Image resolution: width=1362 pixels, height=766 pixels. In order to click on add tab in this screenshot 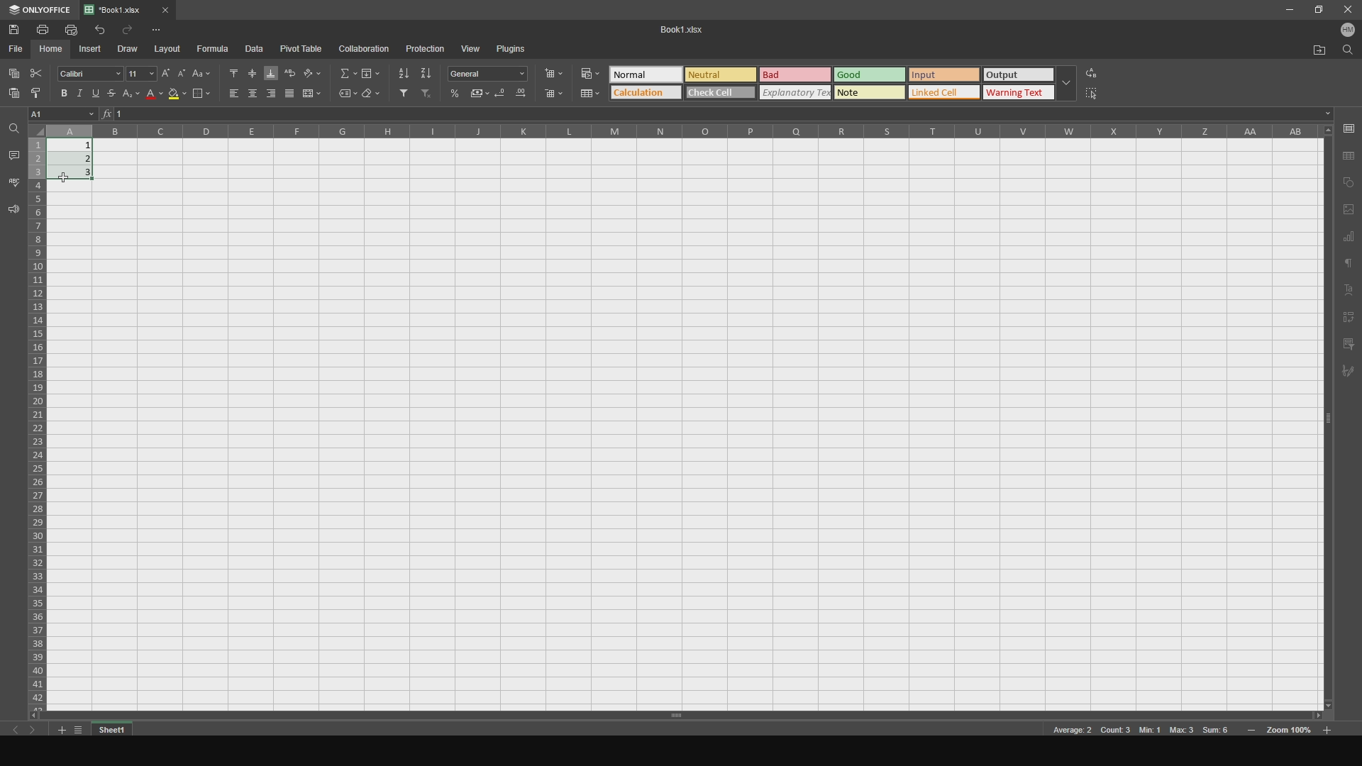, I will do `click(59, 731)`.